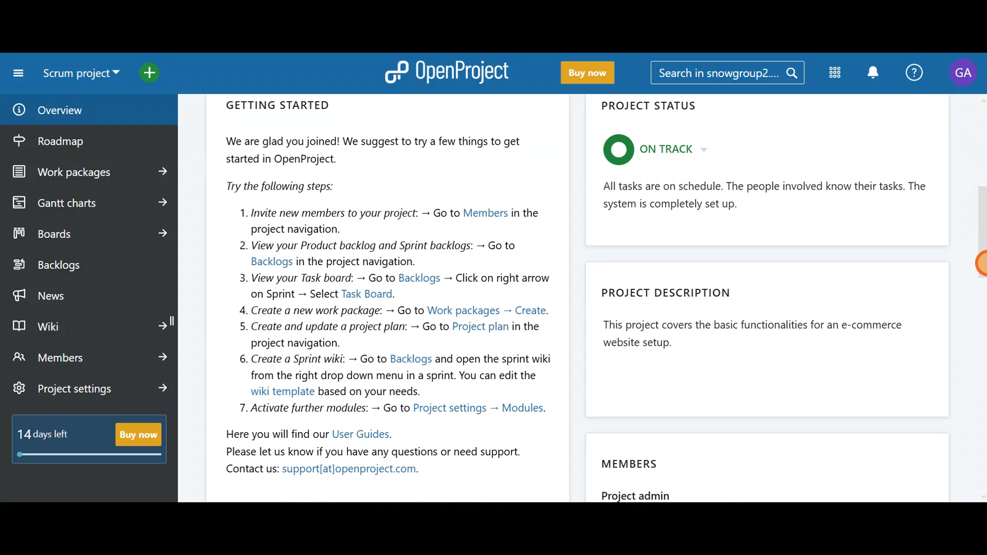  Describe the element at coordinates (89, 324) in the screenshot. I see `Wiki` at that location.